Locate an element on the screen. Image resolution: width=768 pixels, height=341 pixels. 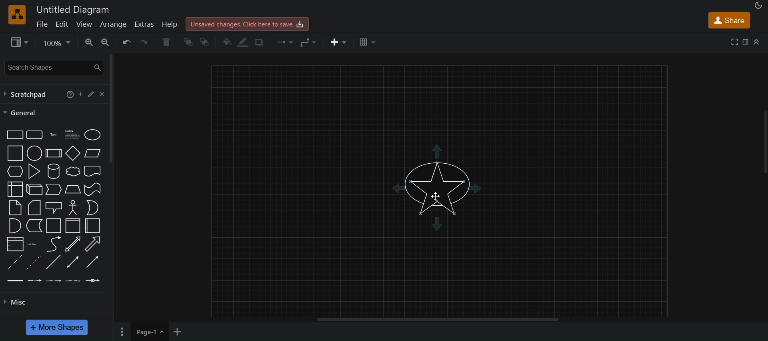
connection is located at coordinates (284, 43).